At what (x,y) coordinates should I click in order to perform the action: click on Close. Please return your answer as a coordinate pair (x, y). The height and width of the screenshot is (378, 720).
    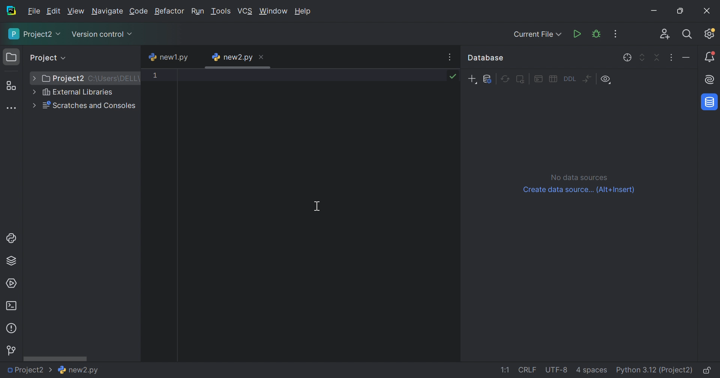
    Looking at the image, I should click on (263, 57).